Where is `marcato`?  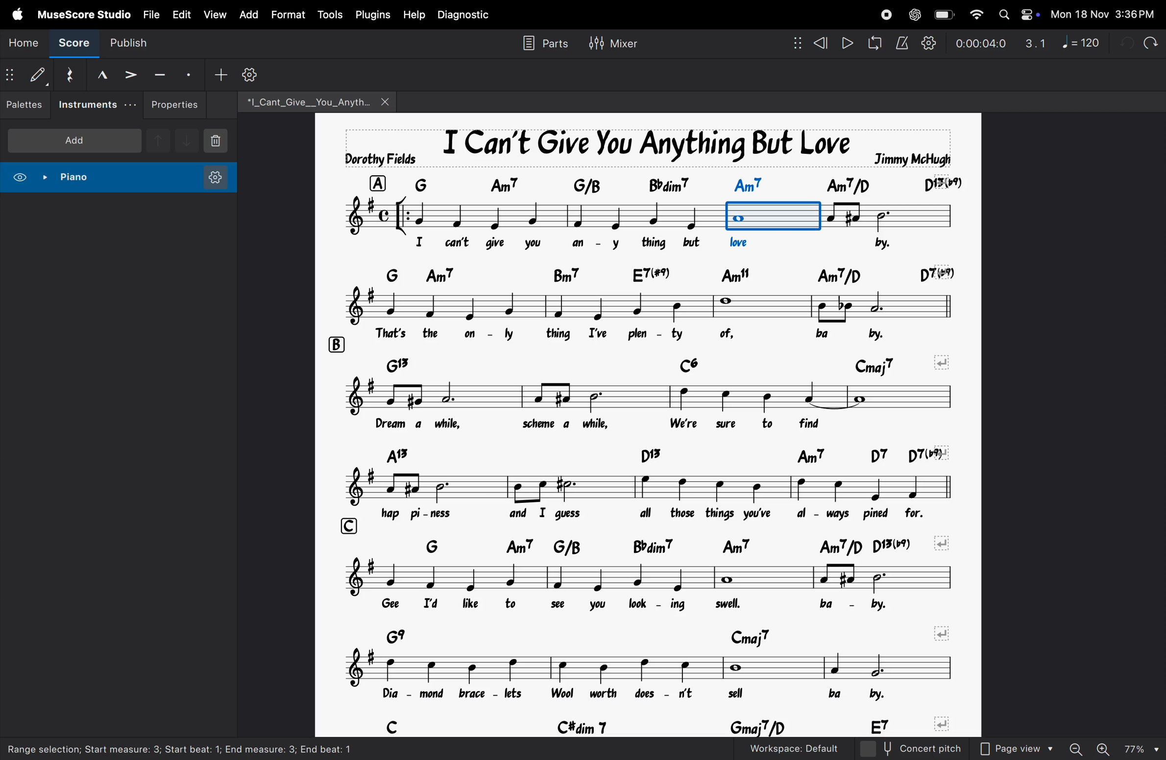 marcato is located at coordinates (102, 76).